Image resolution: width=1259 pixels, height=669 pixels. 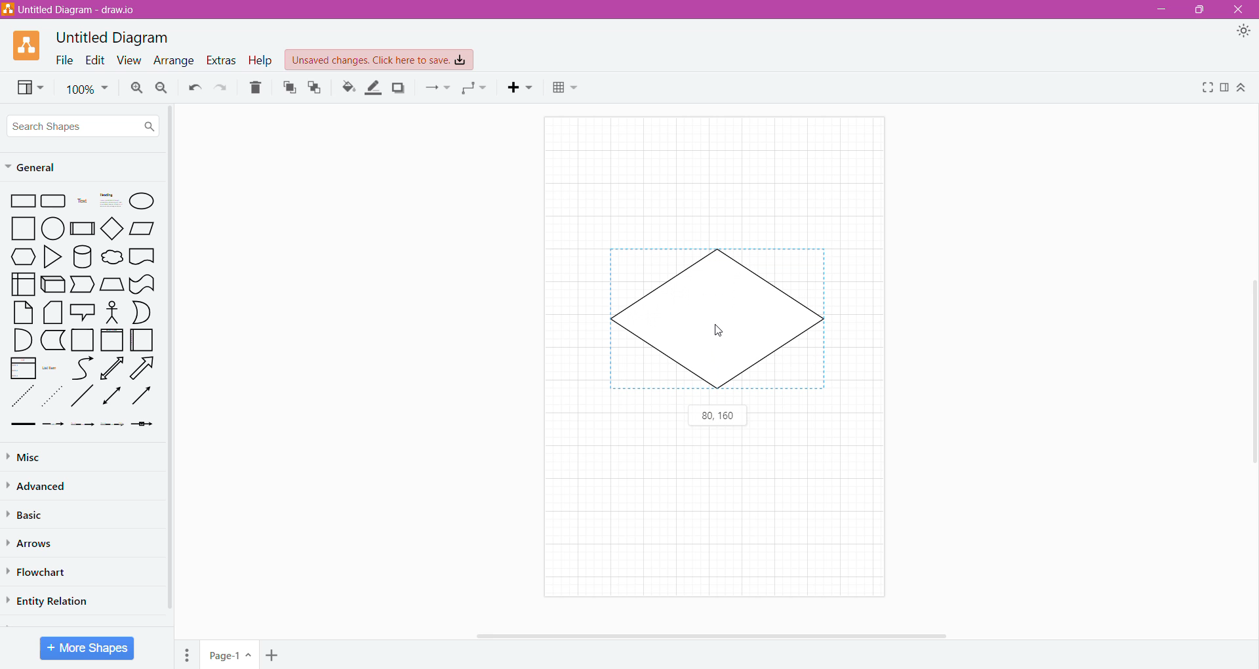 I want to click on FullScreen, so click(x=1205, y=87).